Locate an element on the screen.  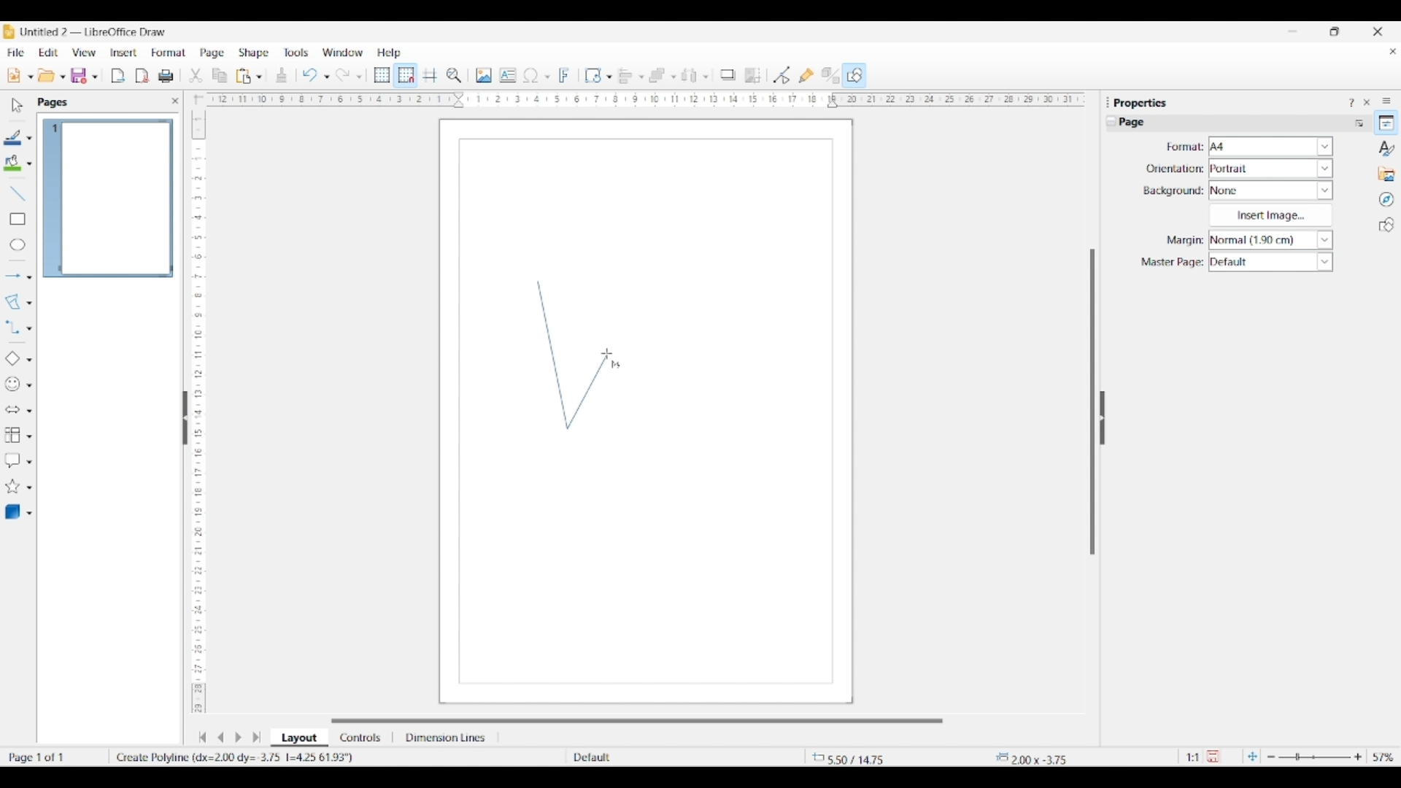
Jump to first slide is located at coordinates (202, 737).